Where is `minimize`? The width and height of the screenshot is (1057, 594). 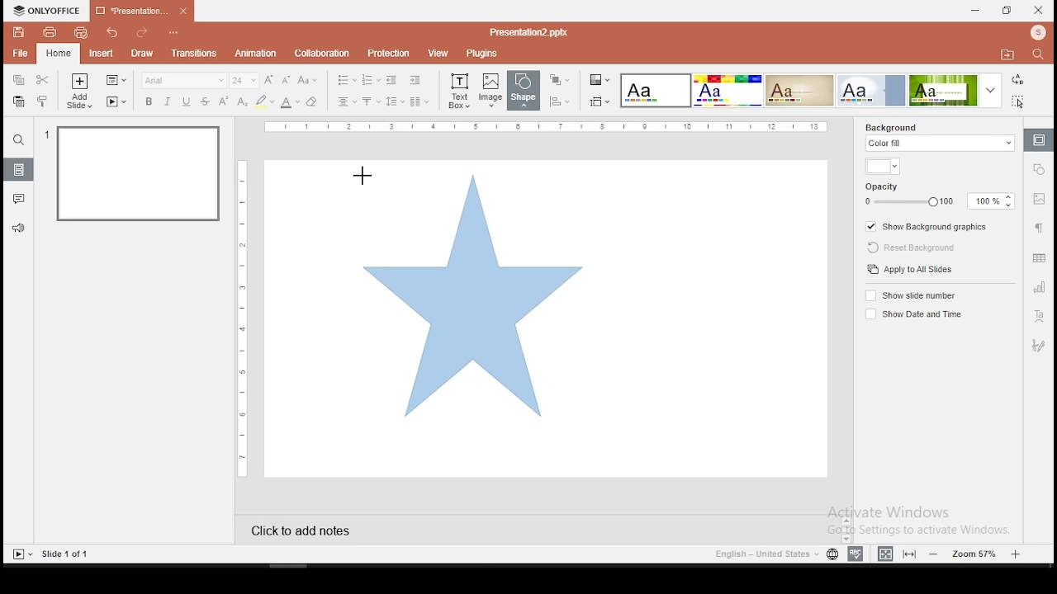
minimize is located at coordinates (976, 12).